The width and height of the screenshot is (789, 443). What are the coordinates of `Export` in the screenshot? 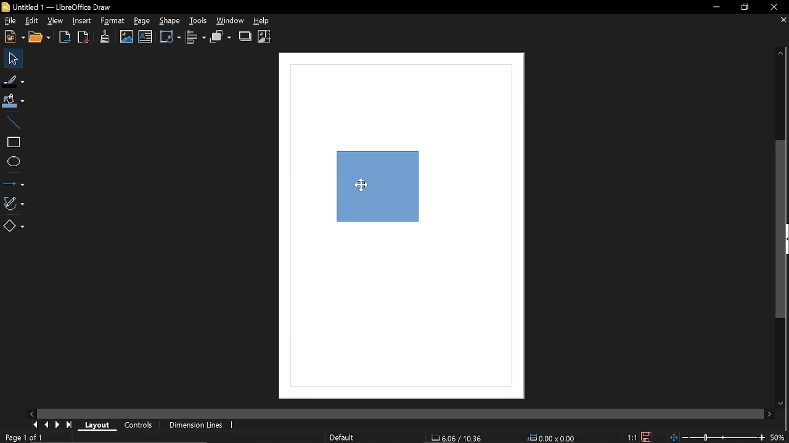 It's located at (64, 38).